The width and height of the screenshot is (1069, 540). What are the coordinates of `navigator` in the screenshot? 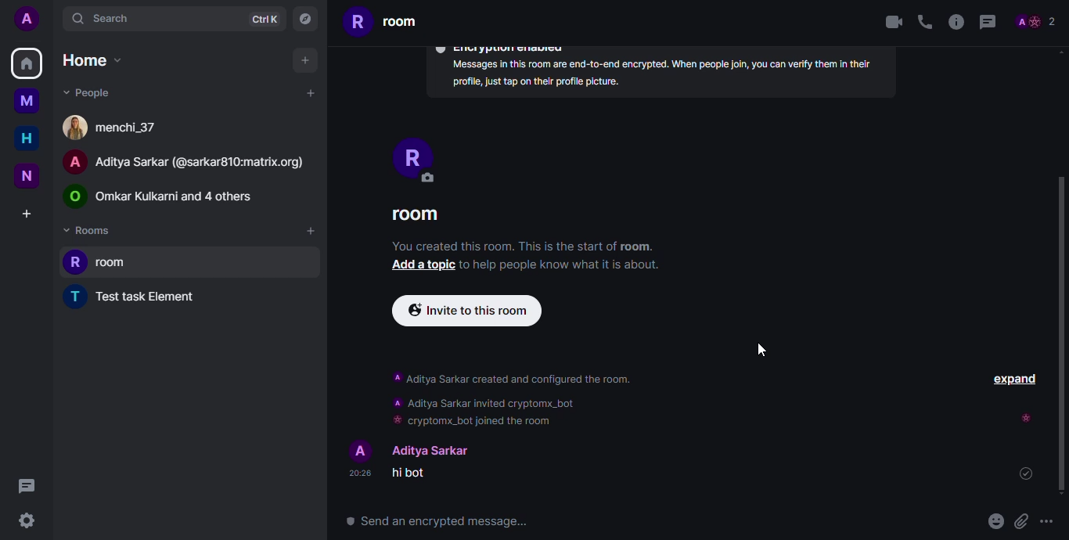 It's located at (304, 19).